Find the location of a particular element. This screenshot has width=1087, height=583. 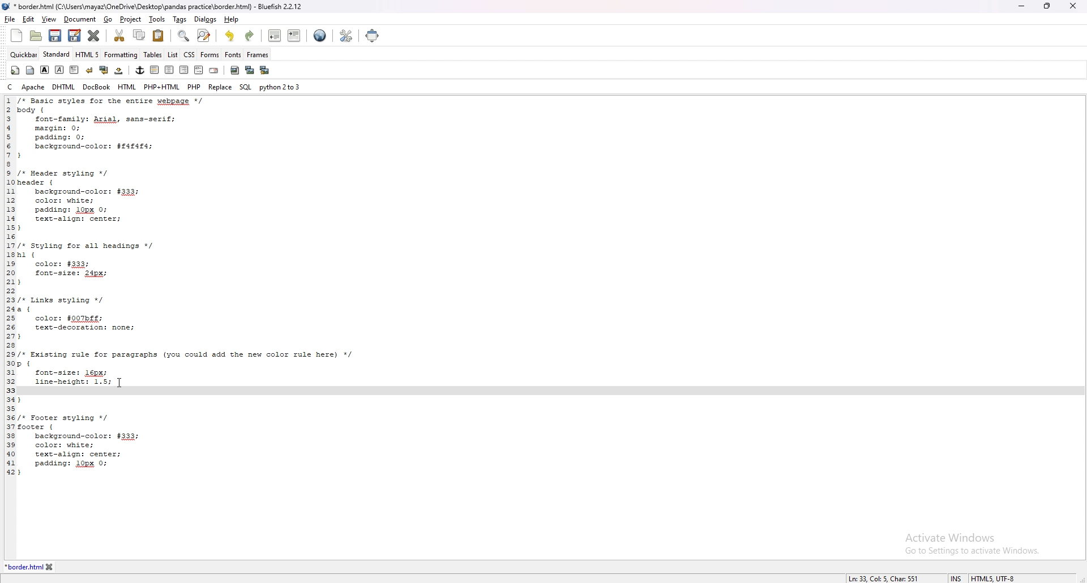

right justify is located at coordinates (185, 70).